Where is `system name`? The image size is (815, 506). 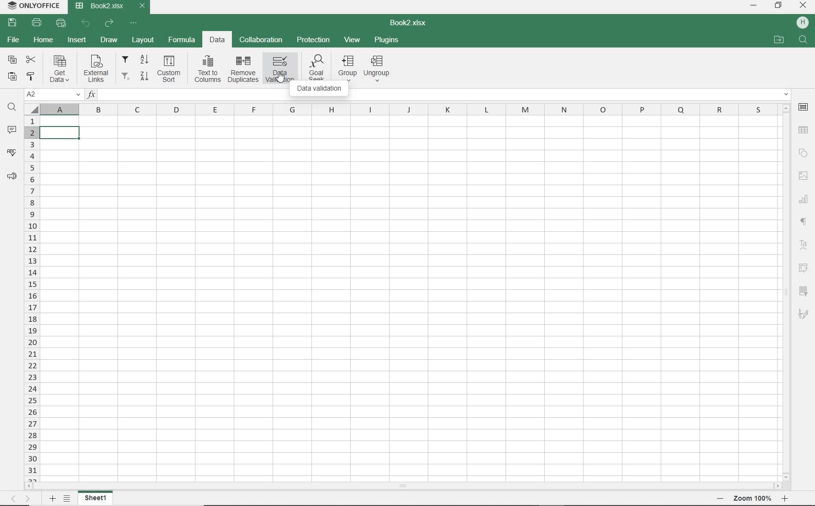
system name is located at coordinates (34, 6).